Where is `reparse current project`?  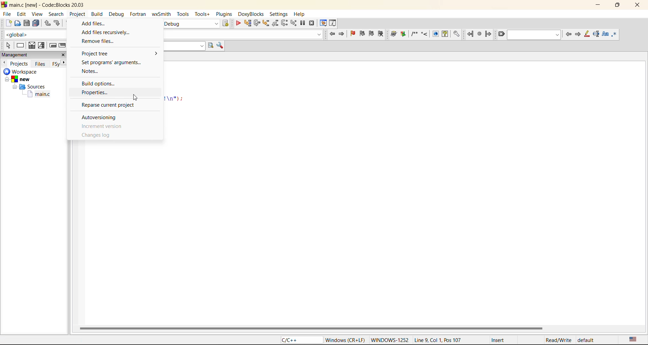
reparse current project is located at coordinates (106, 105).